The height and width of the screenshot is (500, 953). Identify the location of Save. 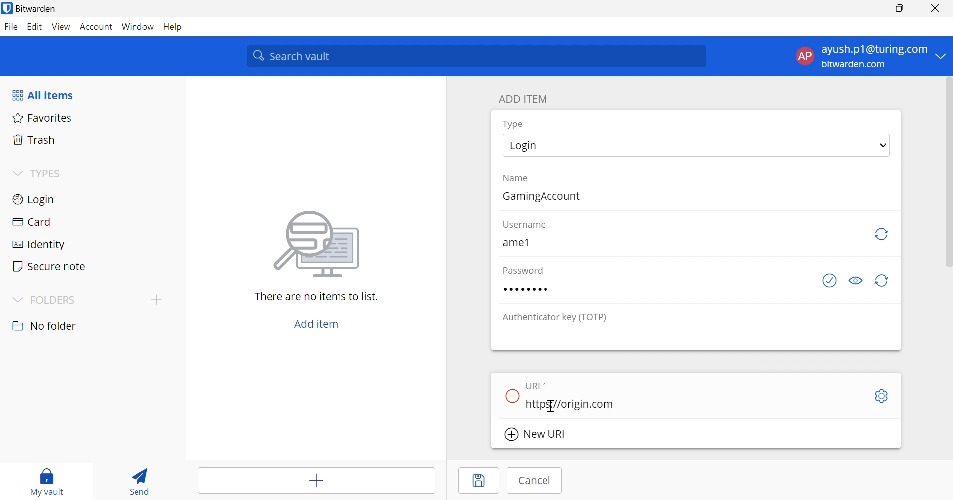
(480, 481).